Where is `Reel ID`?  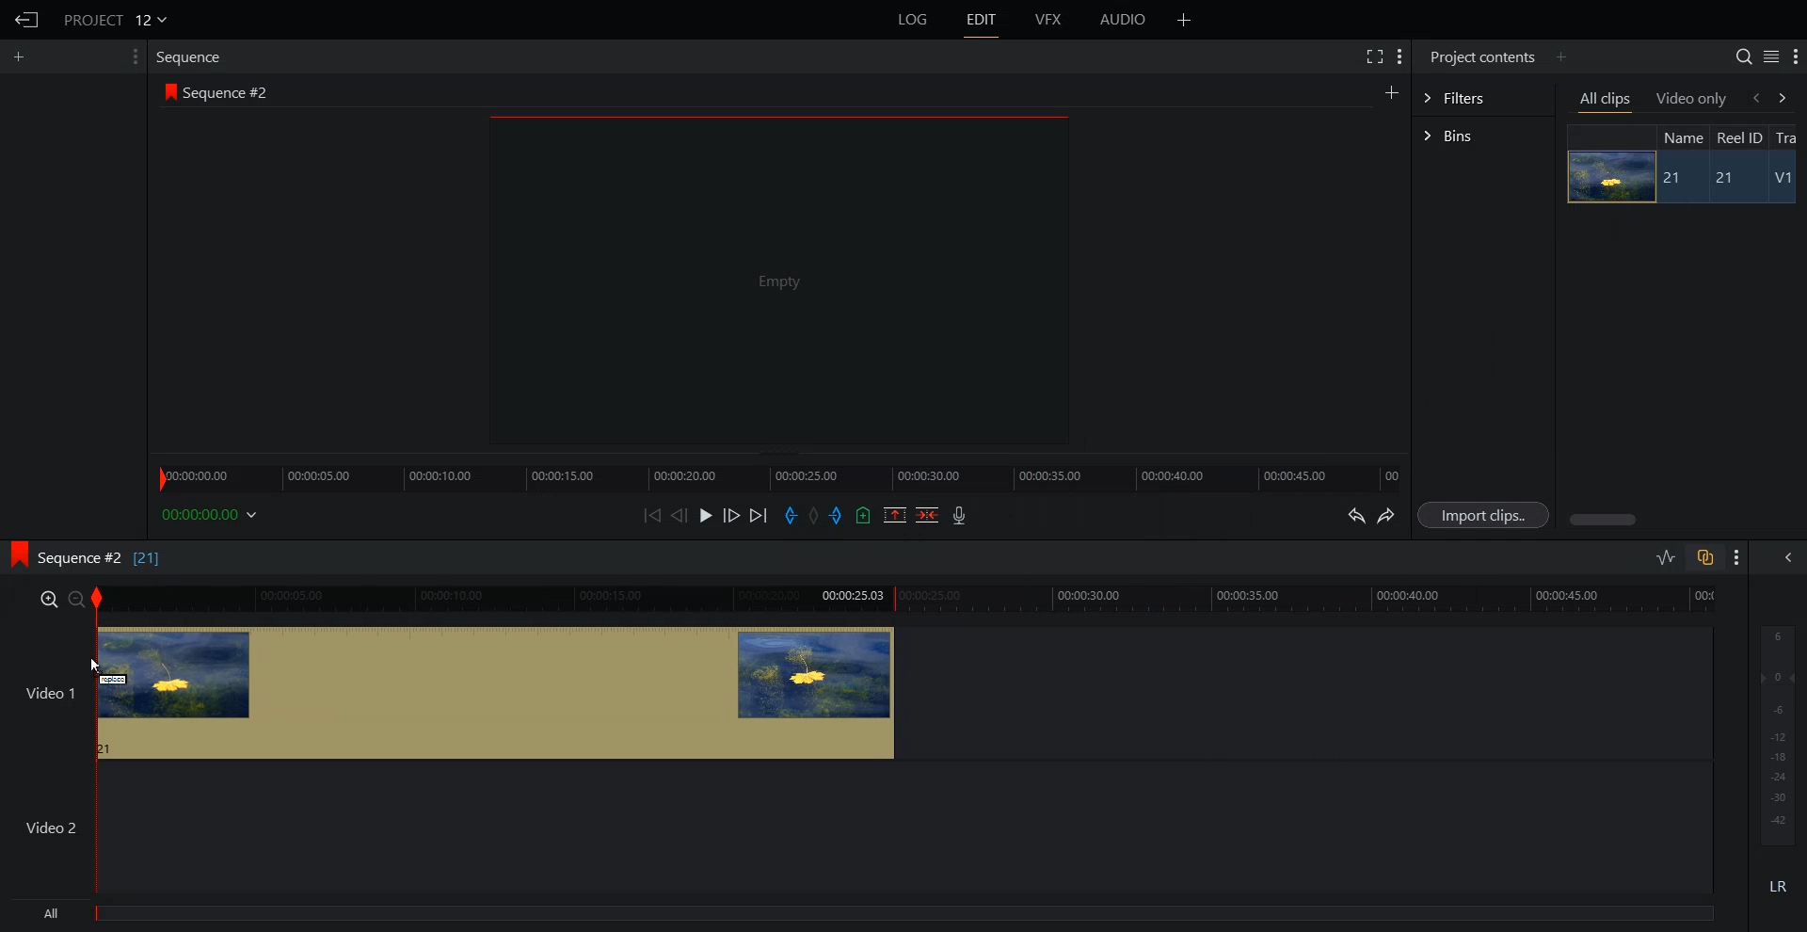
Reel ID is located at coordinates (1738, 137).